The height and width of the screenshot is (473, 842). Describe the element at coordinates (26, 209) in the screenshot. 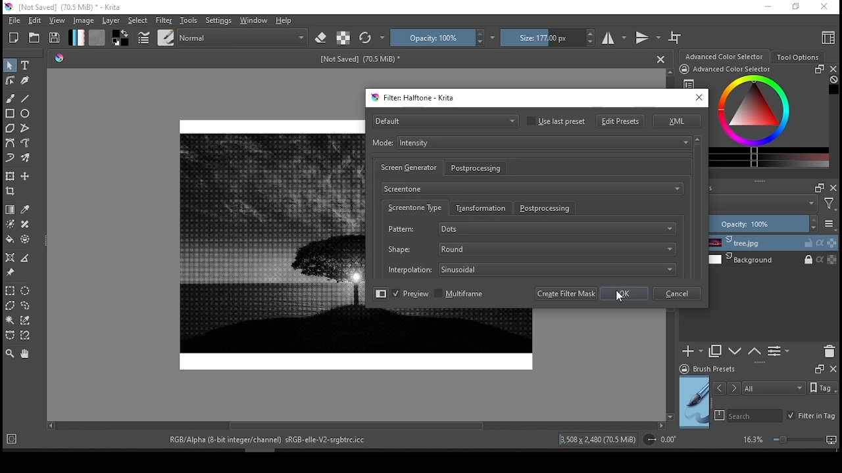

I see `sample color from current image or layer` at that location.